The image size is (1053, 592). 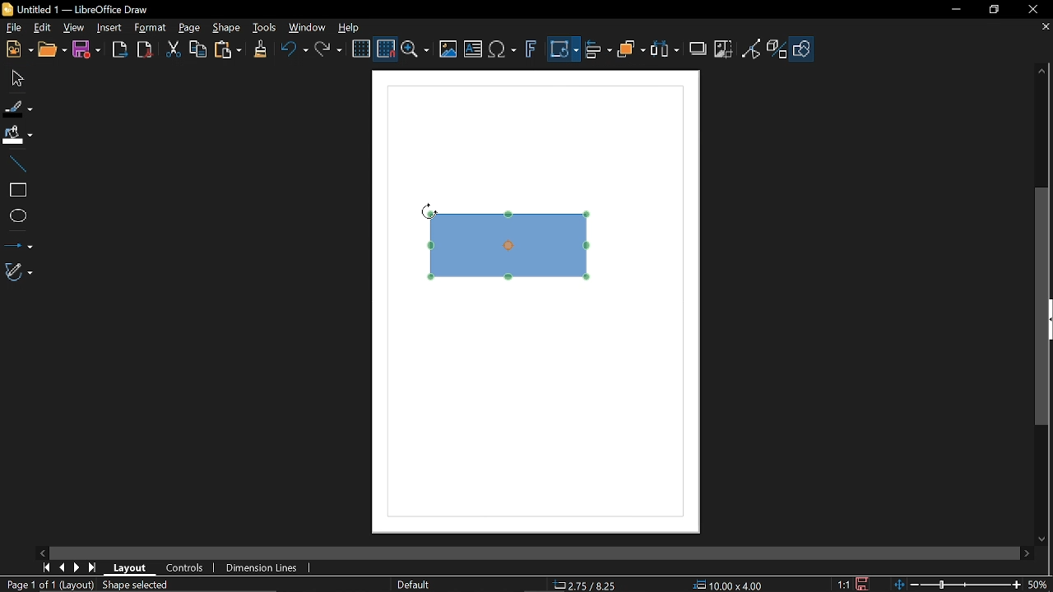 What do you see at coordinates (41, 28) in the screenshot?
I see `Edit` at bounding box center [41, 28].